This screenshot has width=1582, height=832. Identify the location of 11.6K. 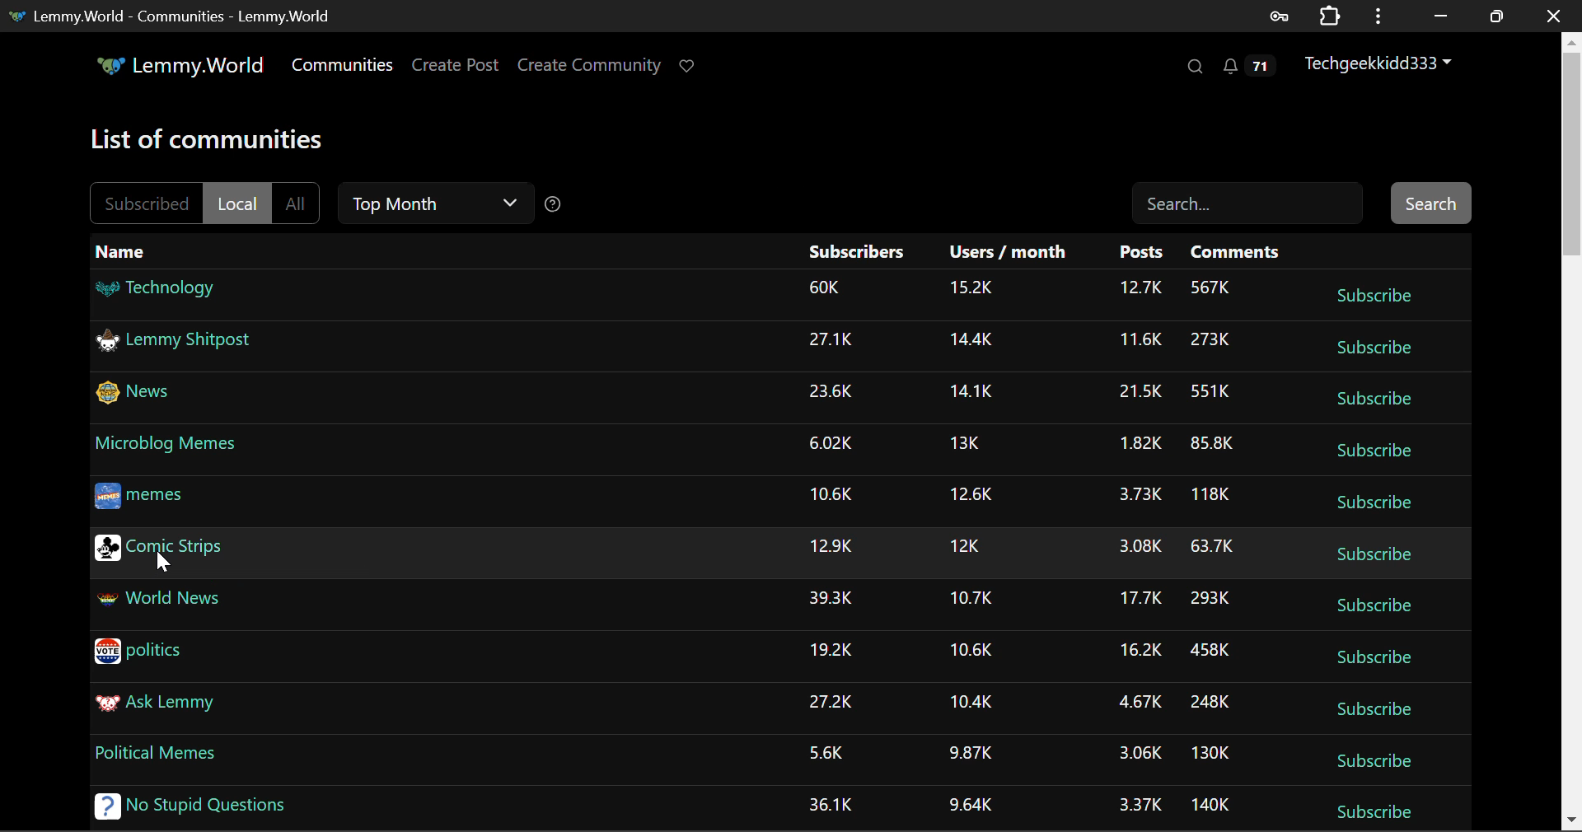
(1140, 339).